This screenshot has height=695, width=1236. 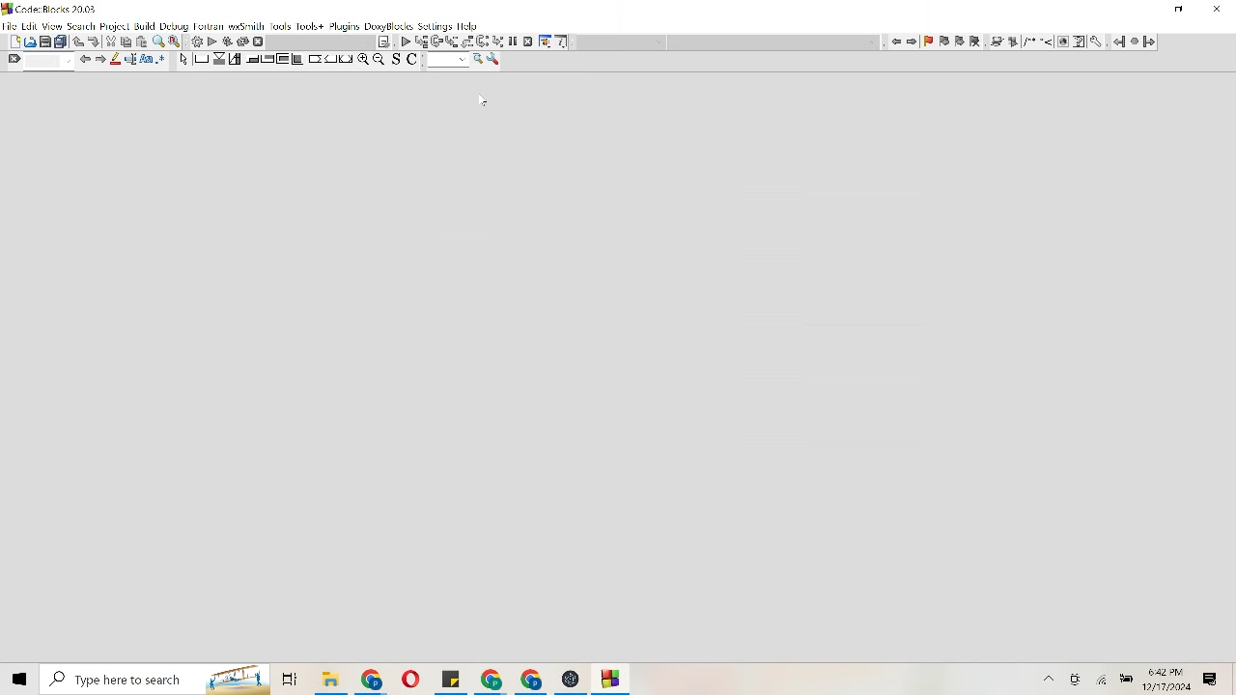 I want to click on Reverse, so click(x=235, y=42).